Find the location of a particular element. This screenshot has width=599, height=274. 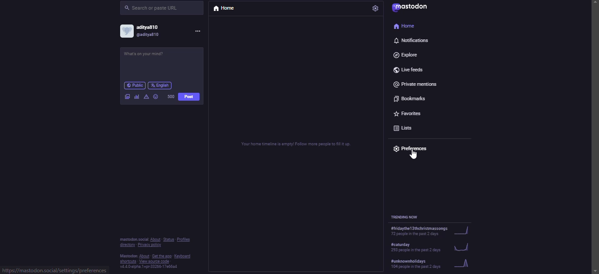

bookmarks is located at coordinates (410, 98).